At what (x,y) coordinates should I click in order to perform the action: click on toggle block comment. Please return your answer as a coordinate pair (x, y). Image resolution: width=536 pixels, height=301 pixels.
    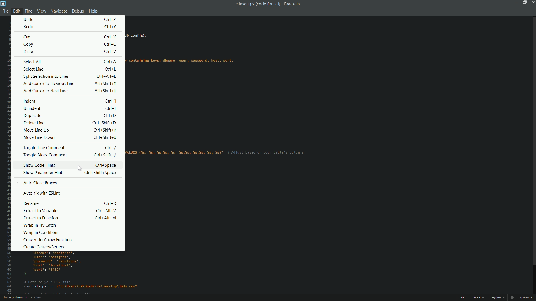
    Looking at the image, I should click on (45, 156).